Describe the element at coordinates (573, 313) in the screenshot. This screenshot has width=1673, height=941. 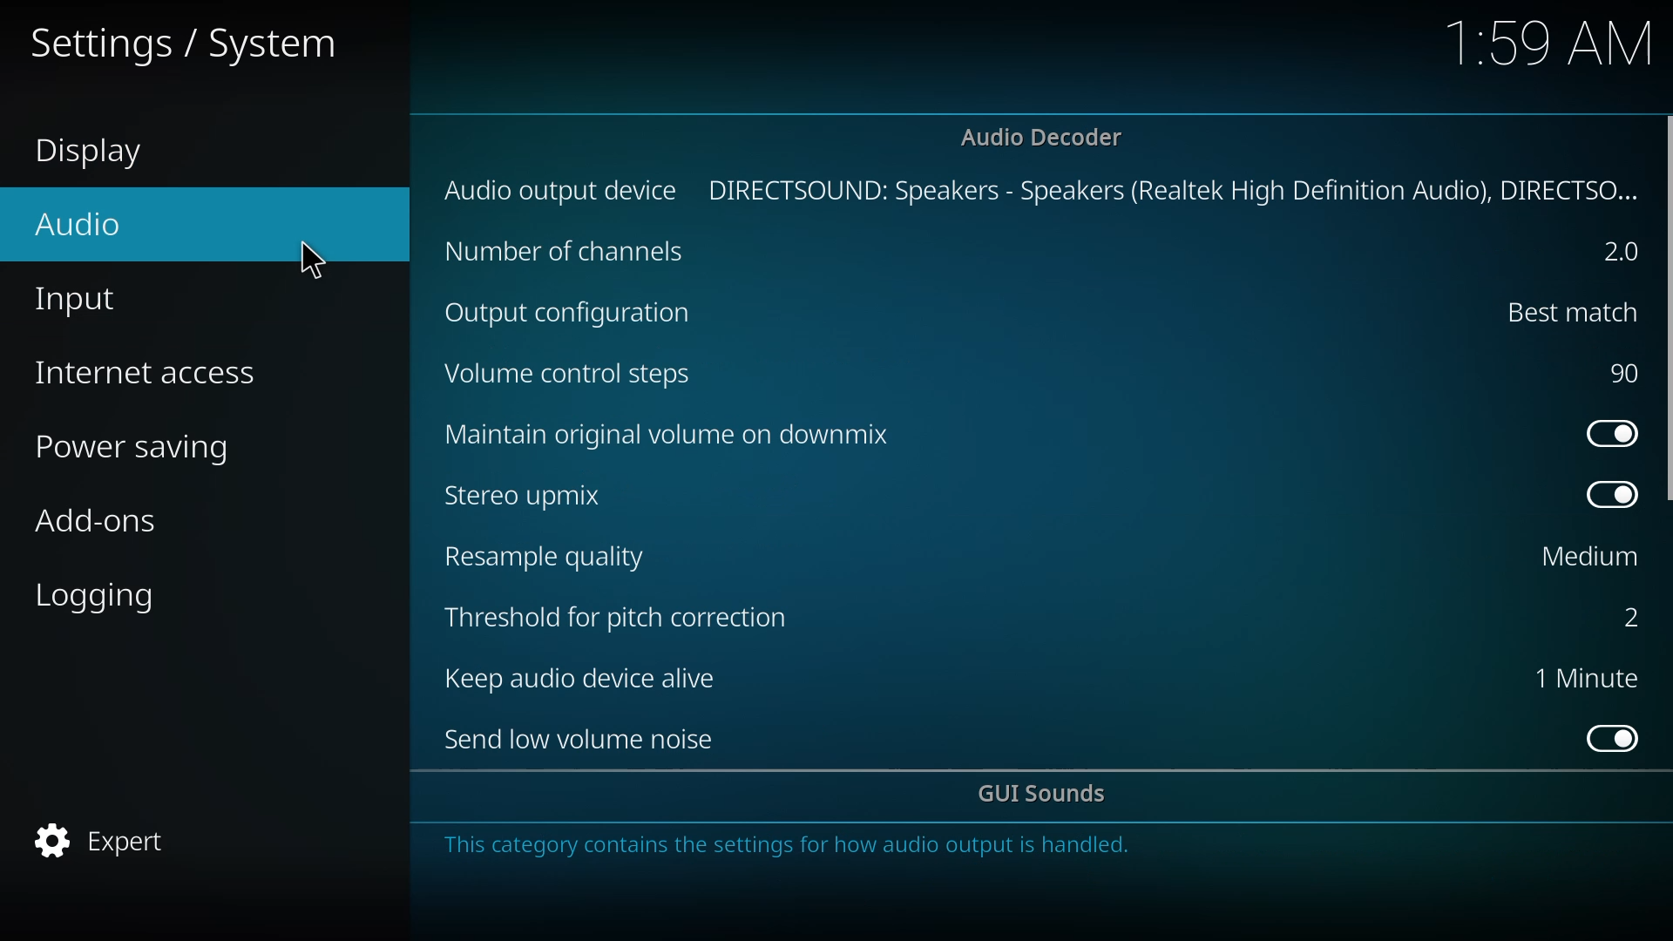
I see `output configuration` at that location.